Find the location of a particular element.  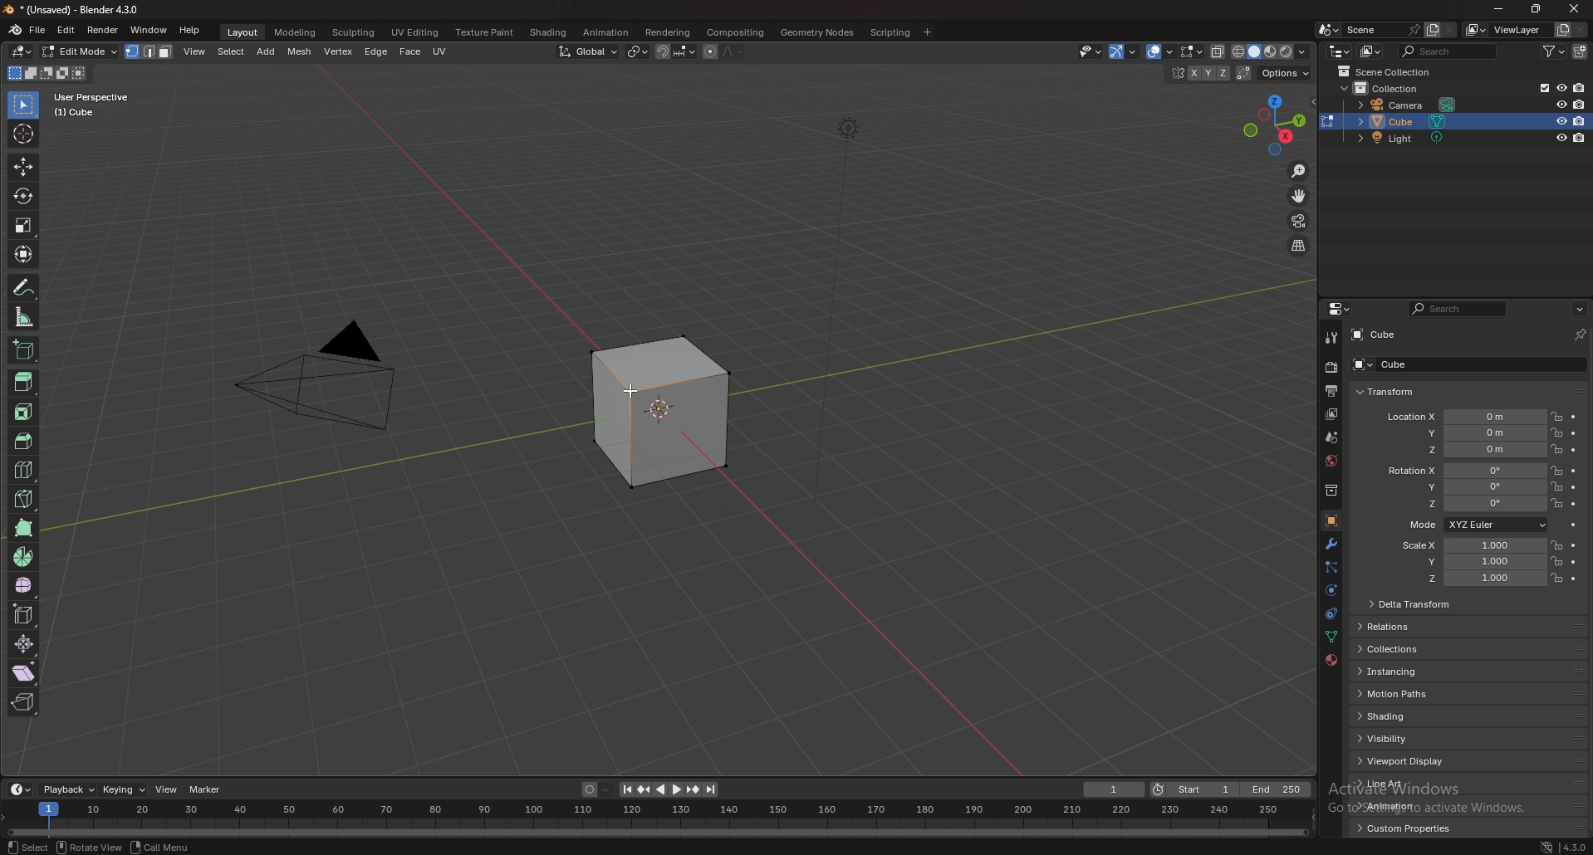

delete scene is located at coordinates (1449, 30).